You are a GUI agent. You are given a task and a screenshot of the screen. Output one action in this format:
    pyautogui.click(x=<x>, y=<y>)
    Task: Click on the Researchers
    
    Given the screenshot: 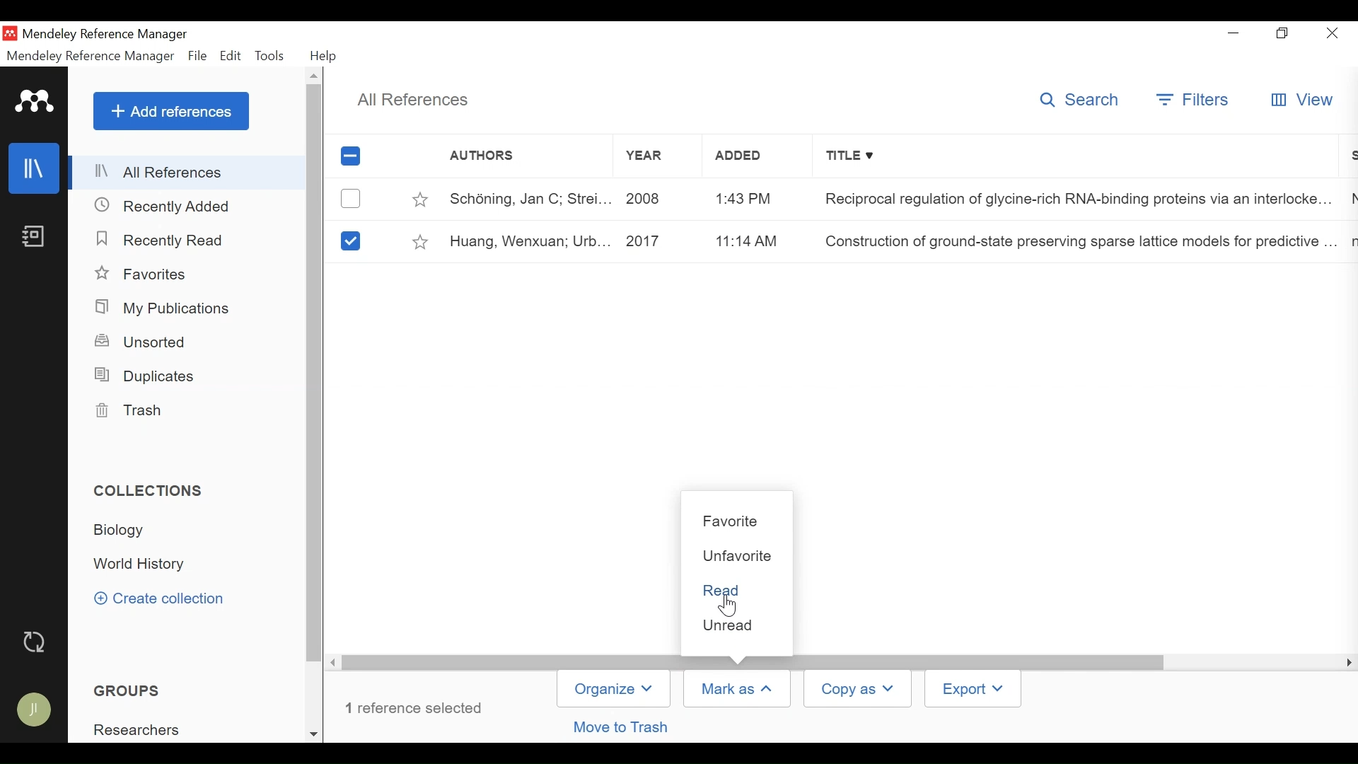 What is the action you would take?
    pyautogui.click(x=139, y=732)
    